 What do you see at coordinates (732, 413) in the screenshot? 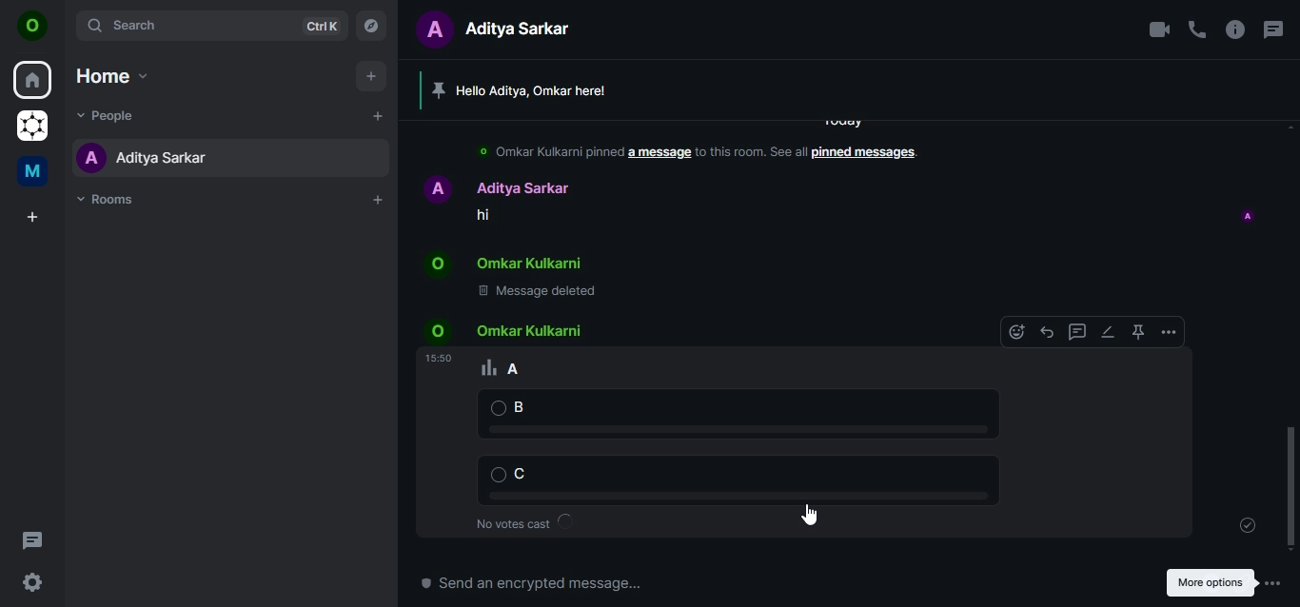
I see `B` at bounding box center [732, 413].